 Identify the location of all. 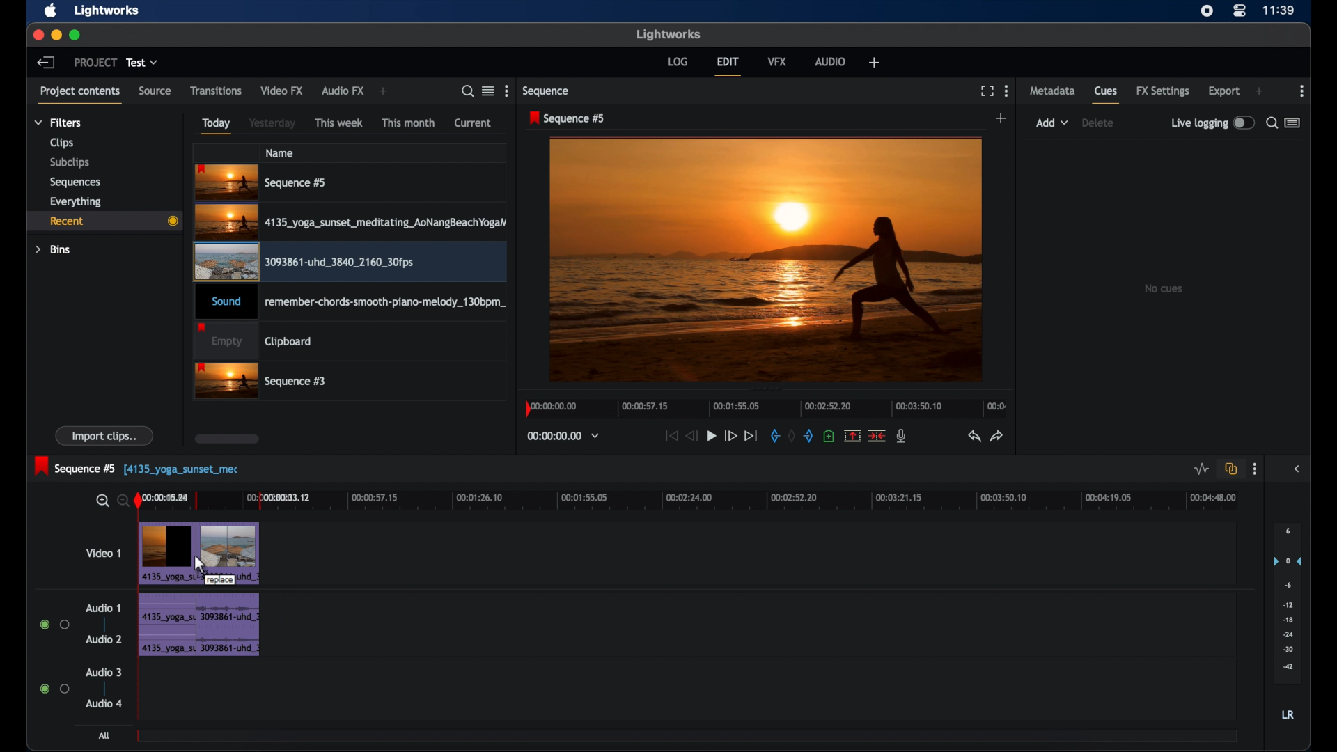
(104, 735).